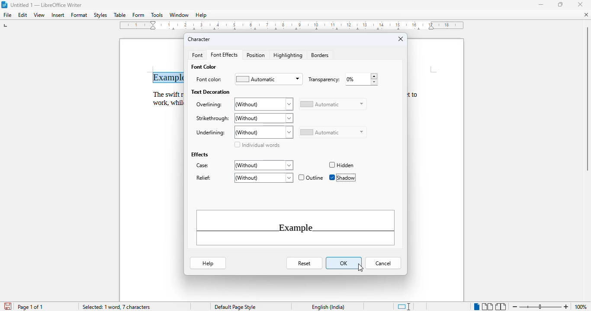 This screenshot has height=311, width=591. Describe the element at coordinates (157, 15) in the screenshot. I see `tools` at that location.